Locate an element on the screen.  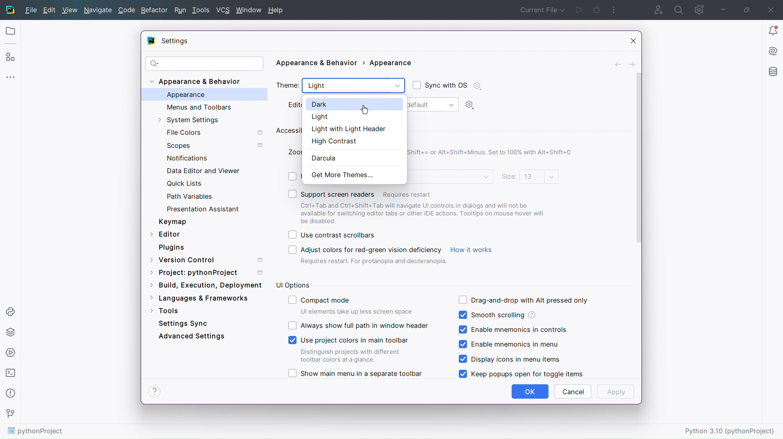
Version Control is located at coordinates (210, 259).